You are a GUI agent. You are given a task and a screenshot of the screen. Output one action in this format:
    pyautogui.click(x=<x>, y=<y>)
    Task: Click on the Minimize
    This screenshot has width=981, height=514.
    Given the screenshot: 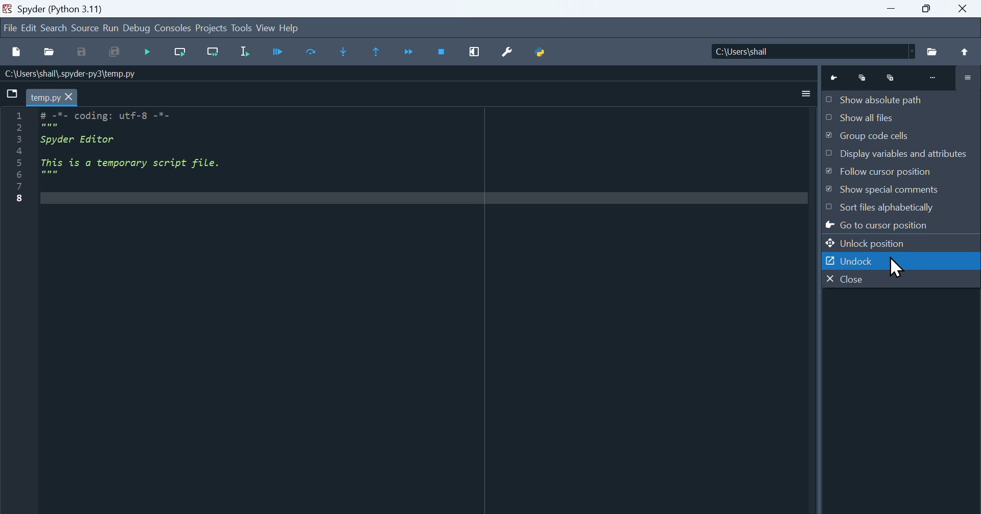 What is the action you would take?
    pyautogui.click(x=862, y=79)
    